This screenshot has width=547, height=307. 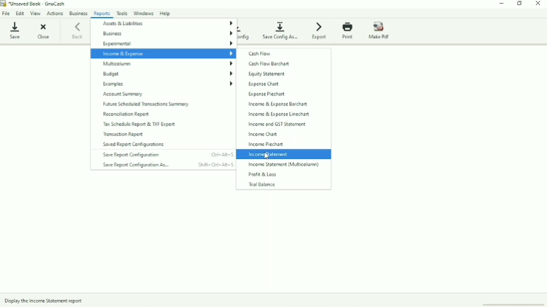 I want to click on View, so click(x=36, y=13).